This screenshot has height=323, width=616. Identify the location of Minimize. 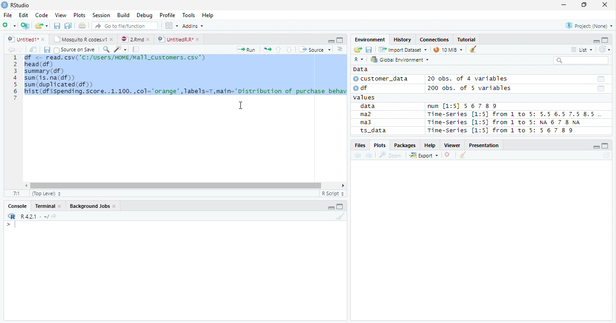
(563, 6).